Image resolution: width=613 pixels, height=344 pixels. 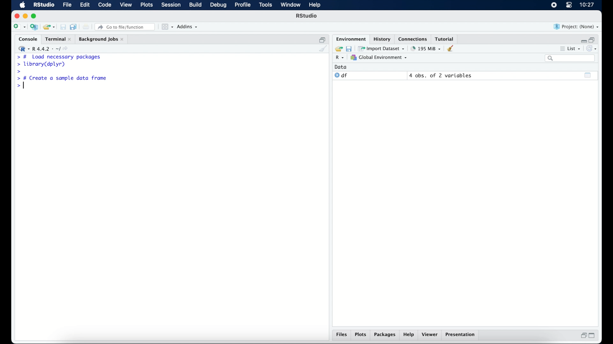 What do you see at coordinates (349, 48) in the screenshot?
I see `save` at bounding box center [349, 48].